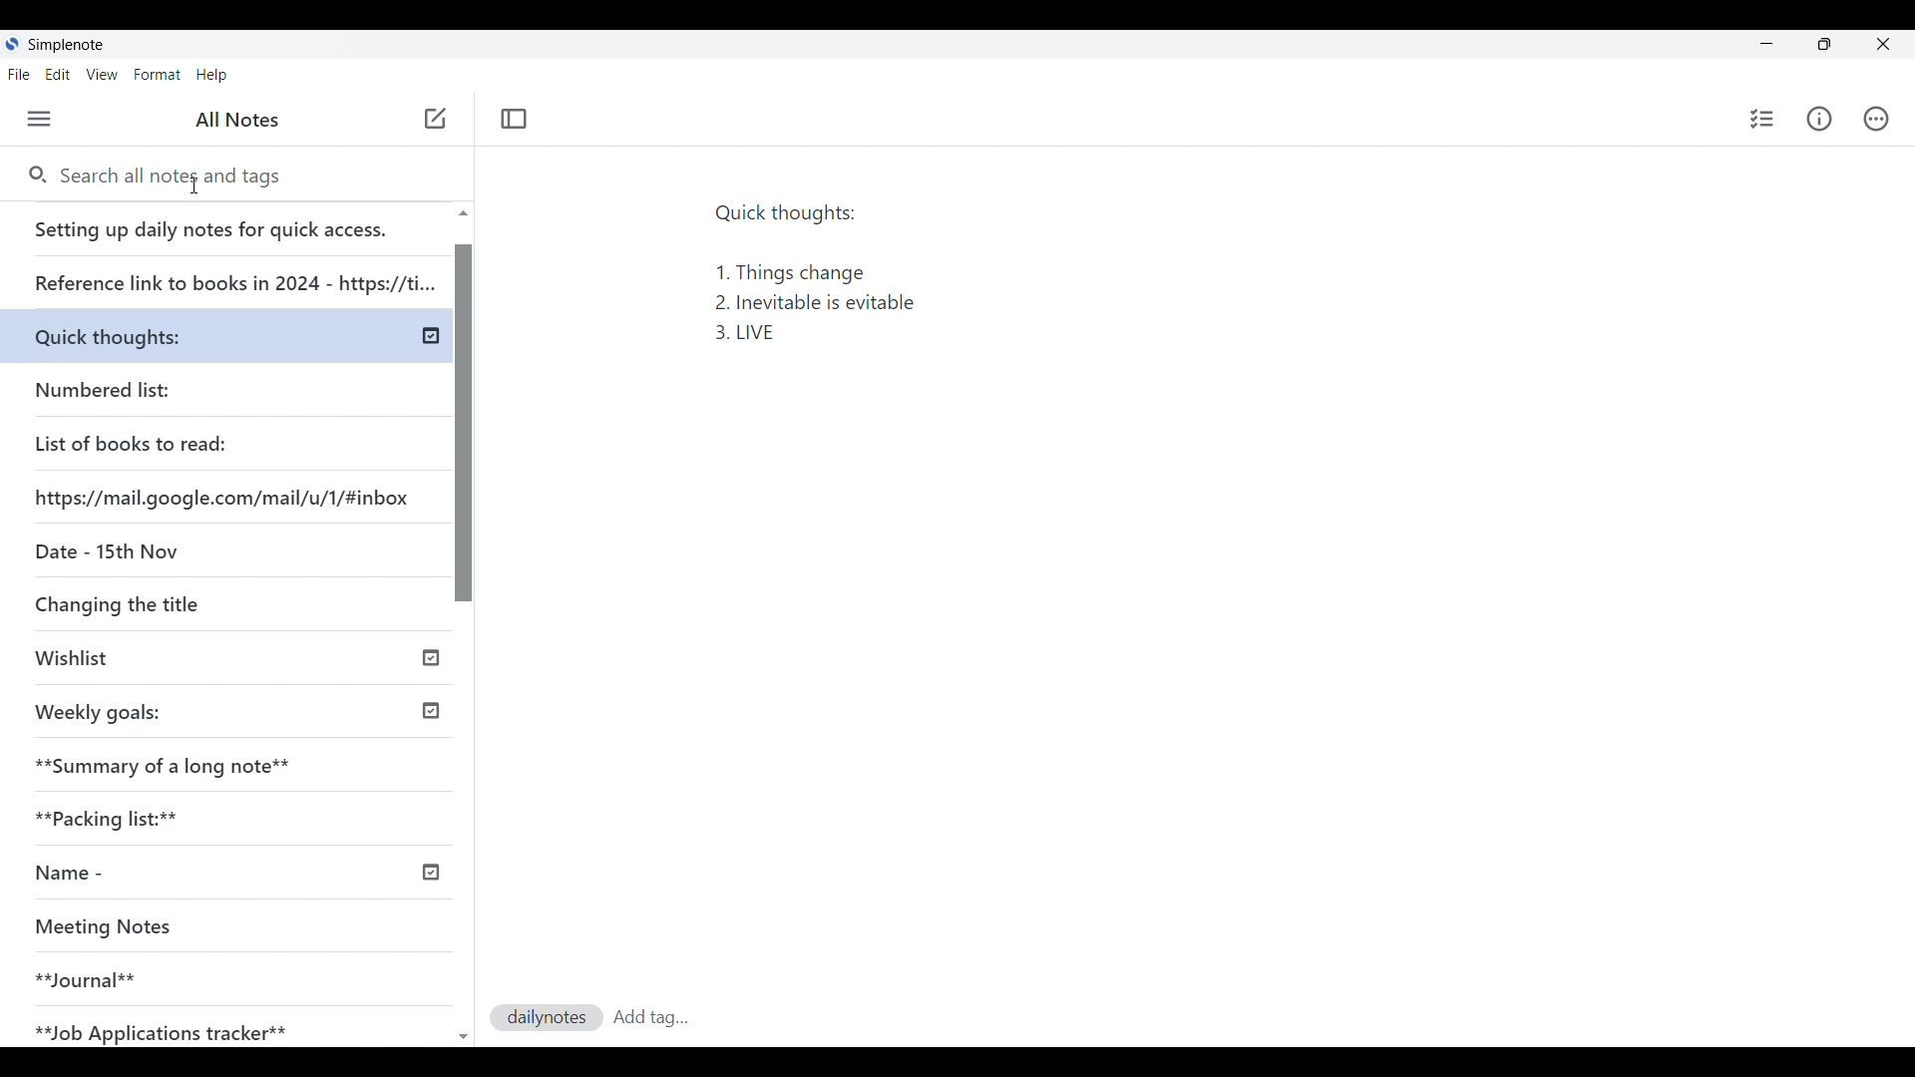 This screenshot has height=1077, width=1915. Describe the element at coordinates (650, 1016) in the screenshot. I see `Add tag` at that location.